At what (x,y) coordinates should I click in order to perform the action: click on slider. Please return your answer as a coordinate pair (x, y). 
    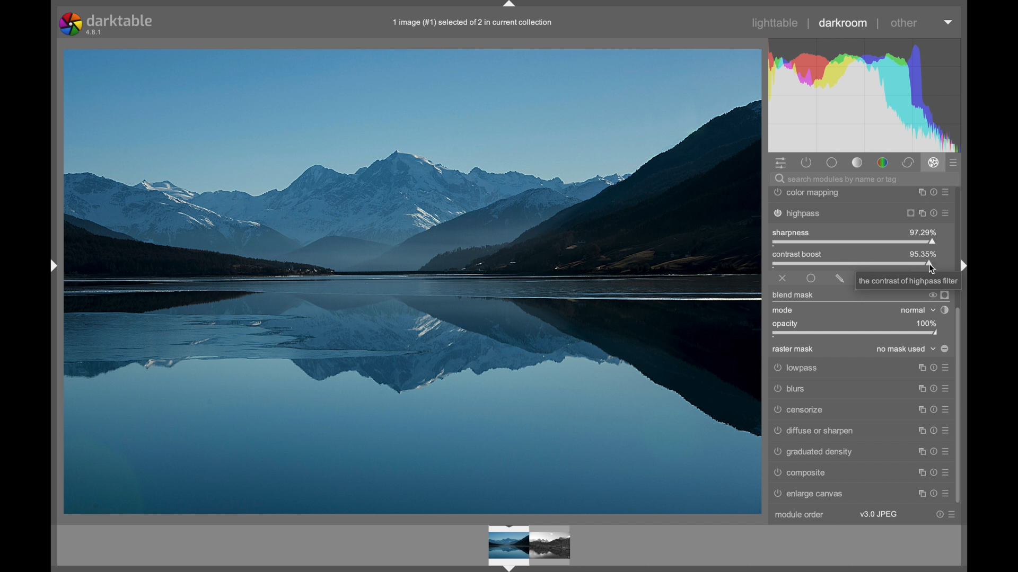
    Looking at the image, I should click on (853, 264).